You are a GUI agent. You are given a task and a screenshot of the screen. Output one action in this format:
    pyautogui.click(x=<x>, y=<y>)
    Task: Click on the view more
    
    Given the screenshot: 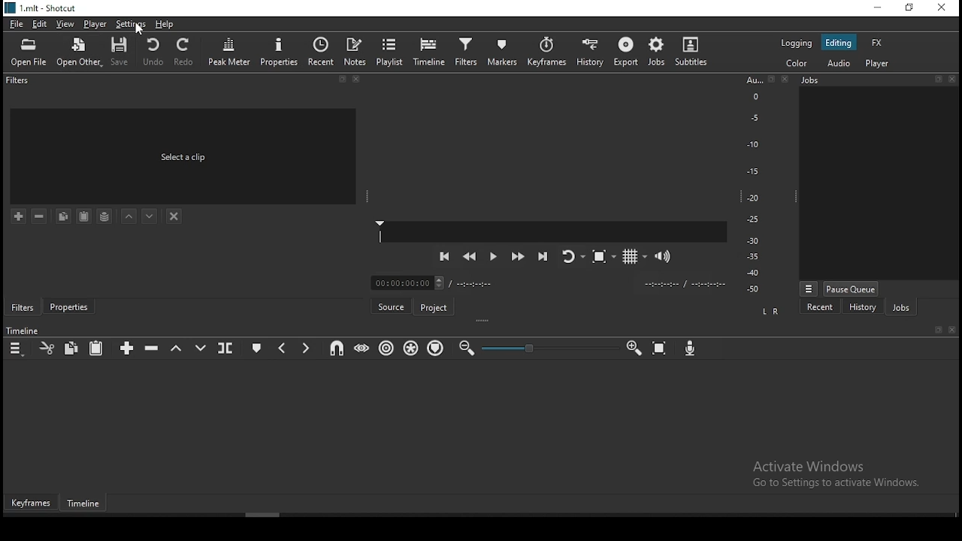 What is the action you would take?
    pyautogui.click(x=808, y=288)
    